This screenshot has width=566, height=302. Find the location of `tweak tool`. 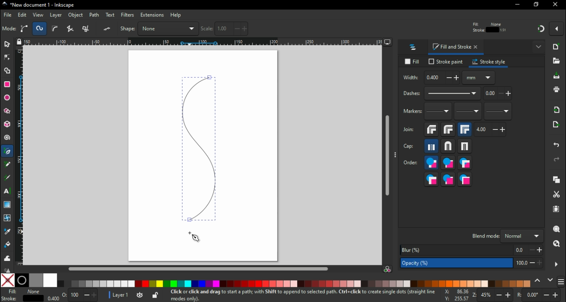

tweak tool is located at coordinates (7, 257).